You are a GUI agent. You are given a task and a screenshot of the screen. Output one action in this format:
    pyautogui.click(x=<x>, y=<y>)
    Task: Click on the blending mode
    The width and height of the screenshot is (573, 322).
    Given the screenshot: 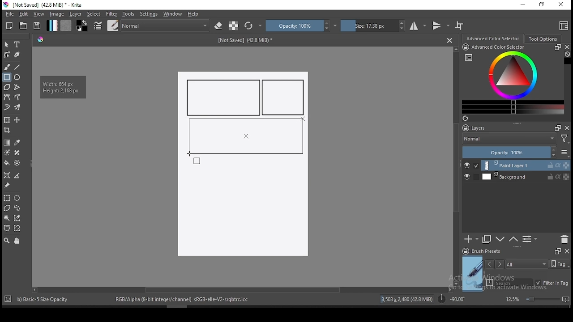 What is the action you would take?
    pyautogui.click(x=509, y=140)
    